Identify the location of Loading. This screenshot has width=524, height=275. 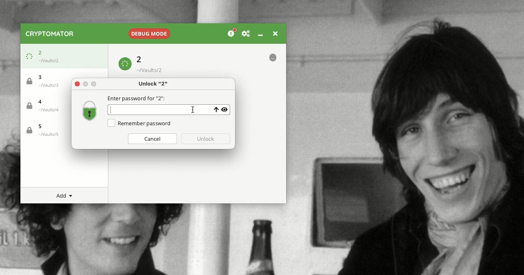
(124, 64).